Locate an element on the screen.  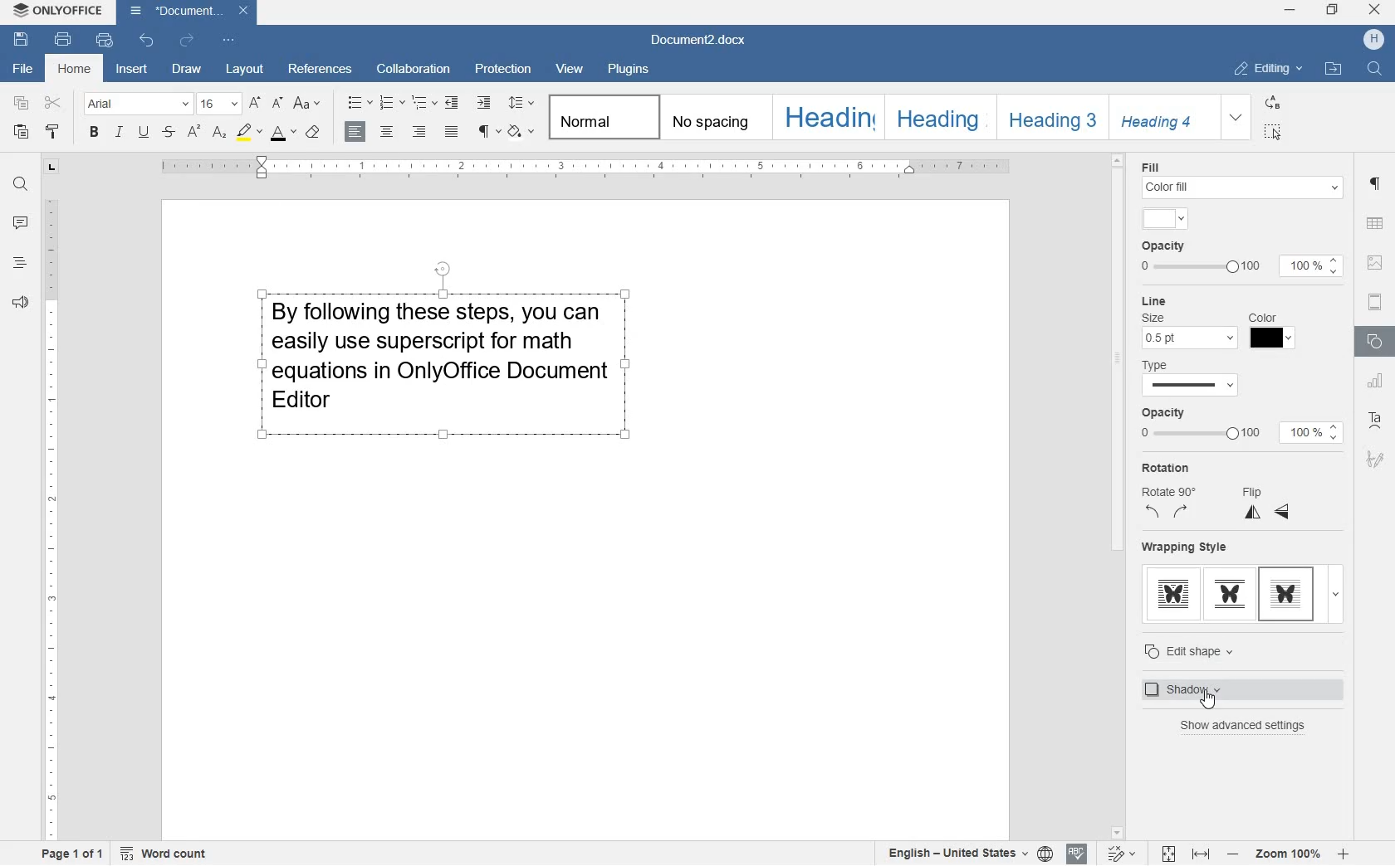
find is located at coordinates (23, 186).